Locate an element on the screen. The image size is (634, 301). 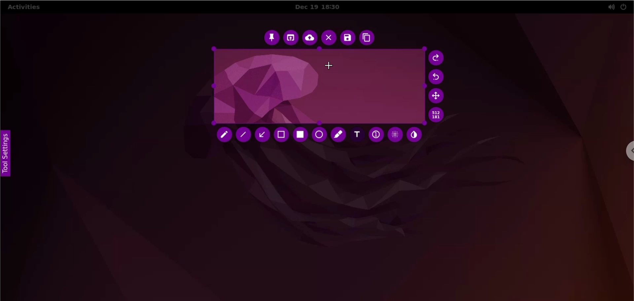
line tool is located at coordinates (243, 135).